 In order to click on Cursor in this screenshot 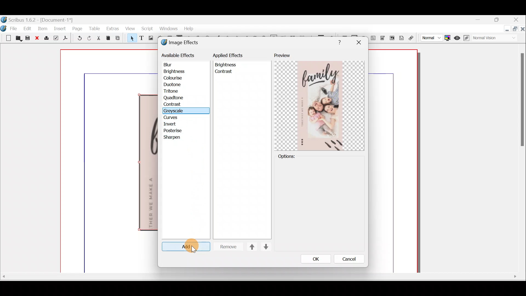, I will do `click(194, 249)`.